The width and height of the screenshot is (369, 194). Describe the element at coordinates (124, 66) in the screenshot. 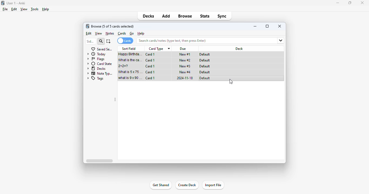

I see `2+2=?` at that location.